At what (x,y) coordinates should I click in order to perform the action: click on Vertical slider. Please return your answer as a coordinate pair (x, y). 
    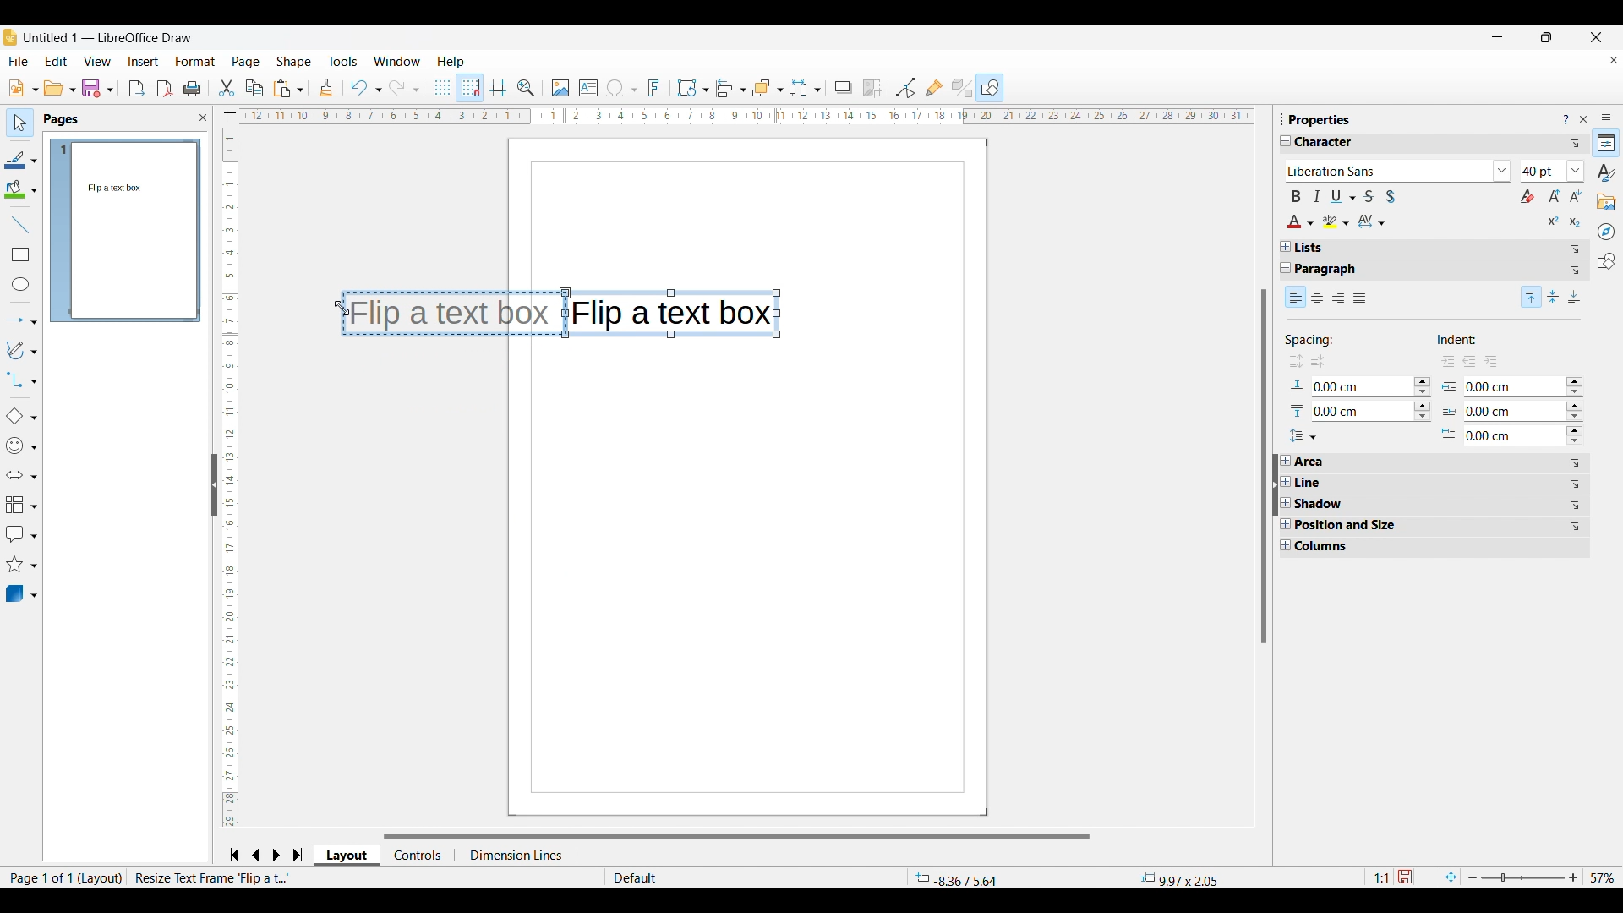
    Looking at the image, I should click on (1265, 466).